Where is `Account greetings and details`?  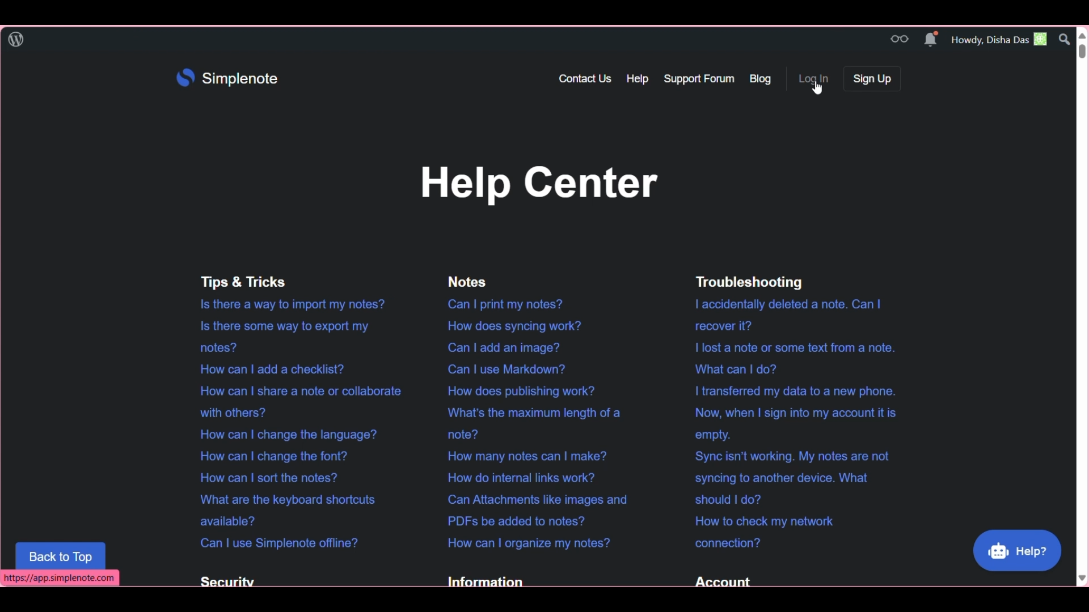 Account greetings and details is located at coordinates (1001, 39).